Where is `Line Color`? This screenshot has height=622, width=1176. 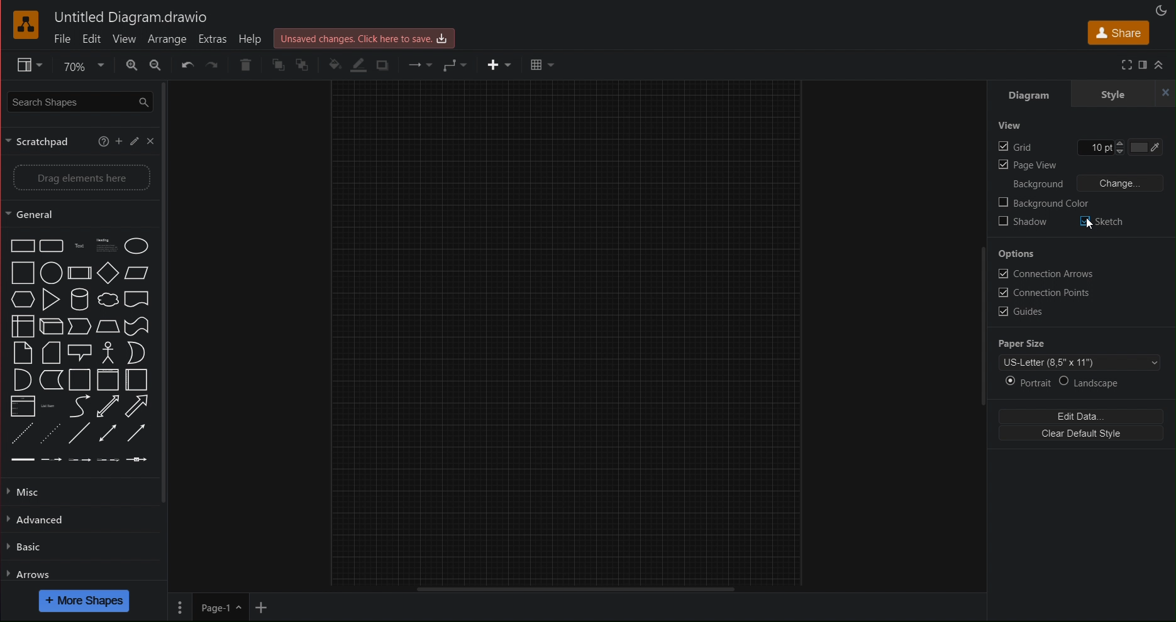 Line Color is located at coordinates (357, 65).